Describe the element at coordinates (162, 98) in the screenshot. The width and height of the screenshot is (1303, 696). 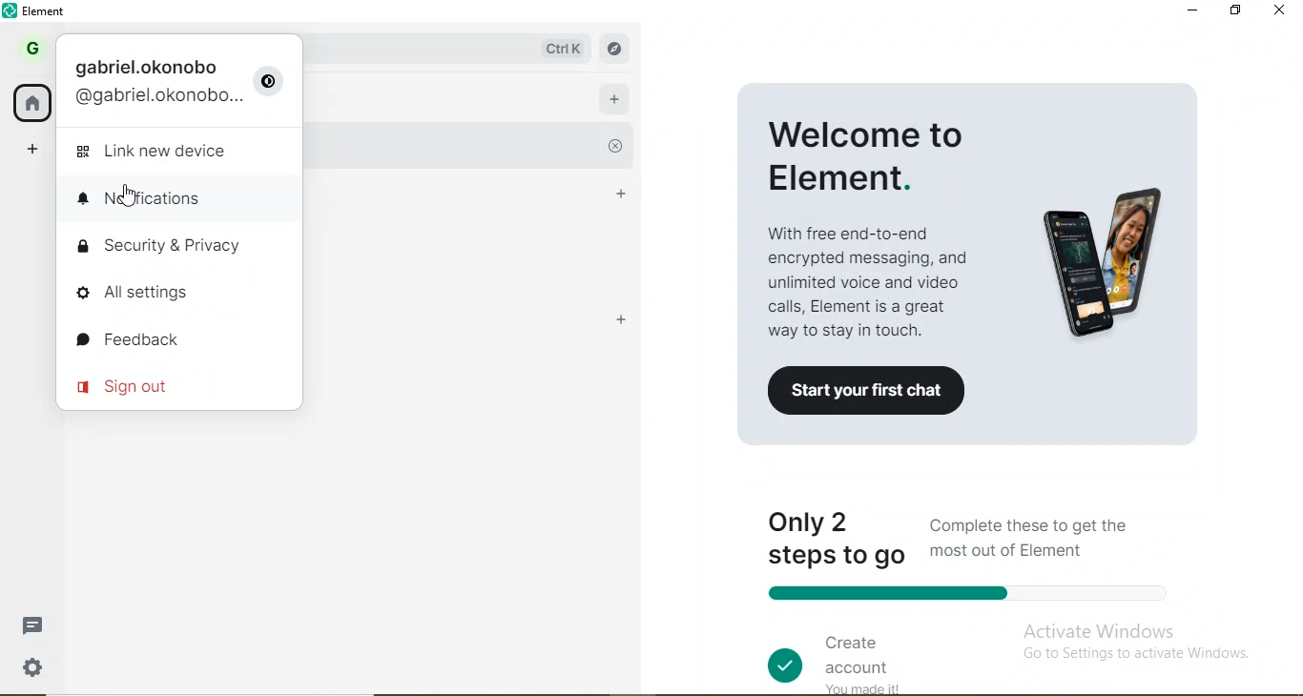
I see `email` at that location.